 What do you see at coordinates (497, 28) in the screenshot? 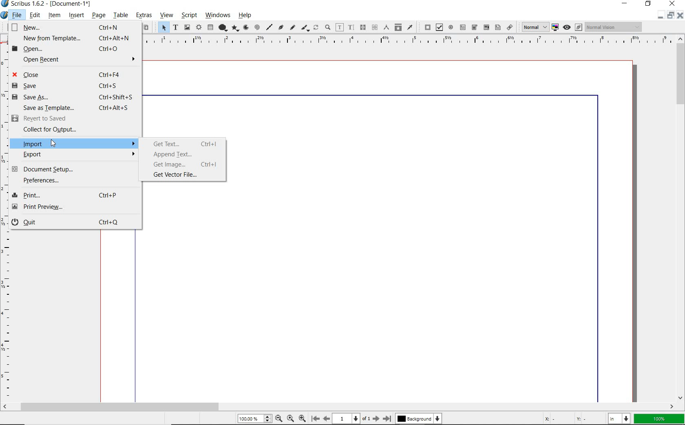
I see `pdf list box` at bounding box center [497, 28].